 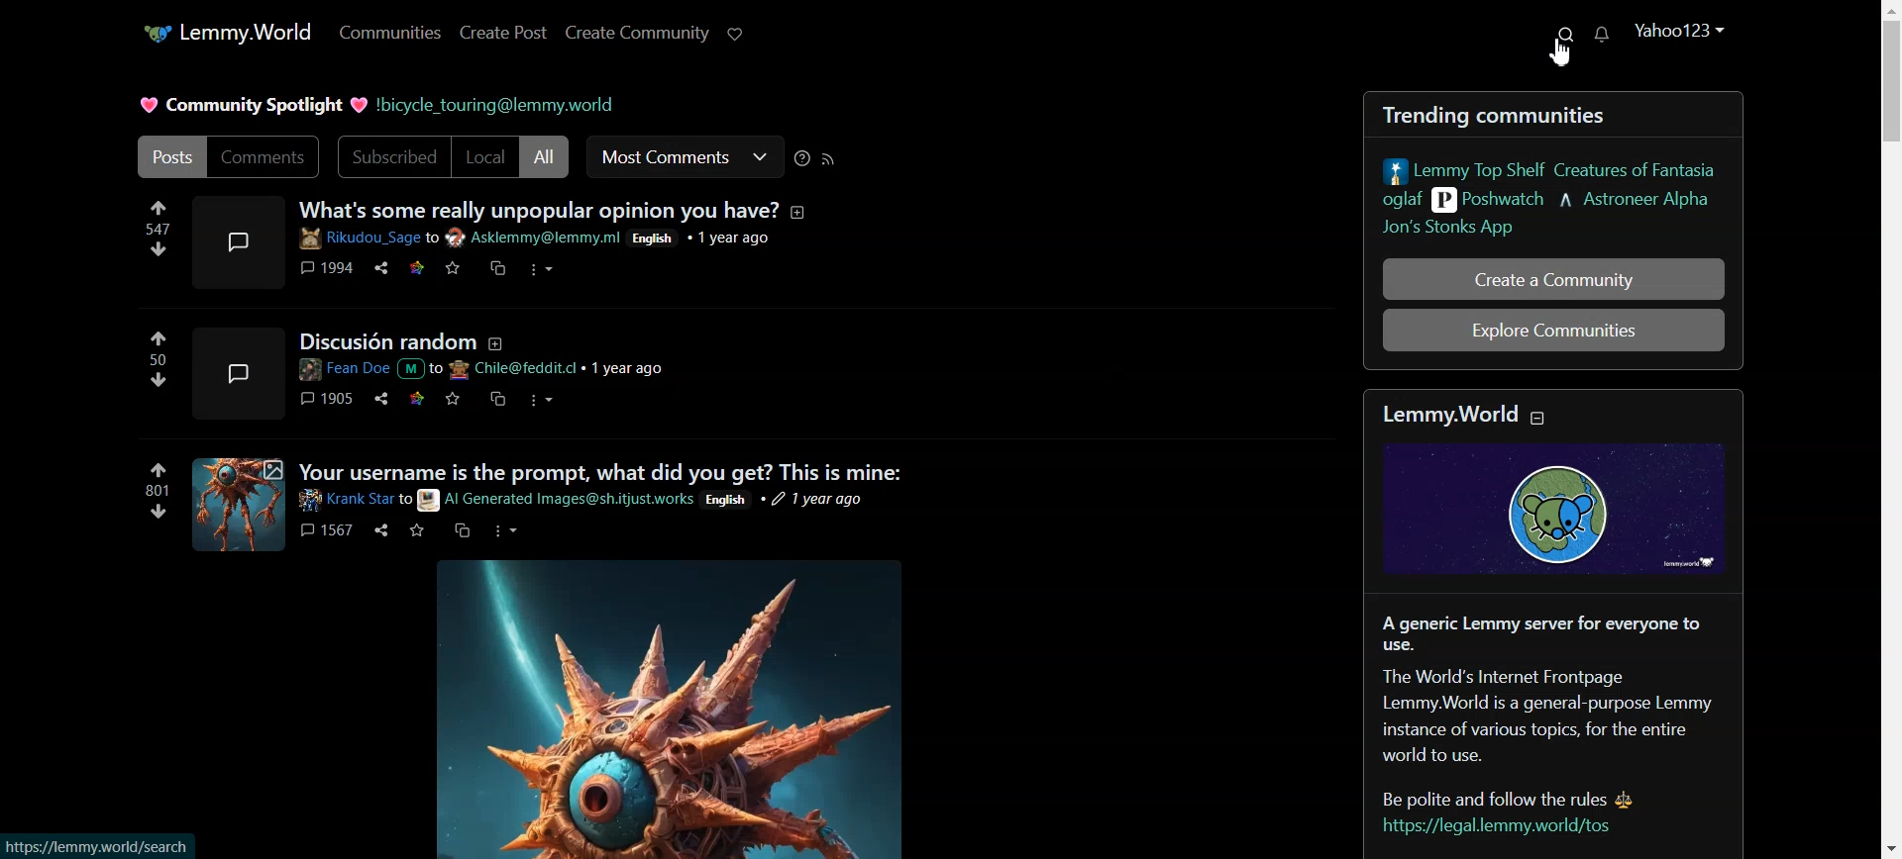 I want to click on | https://legal lemmy.world/tos, so click(x=1508, y=828).